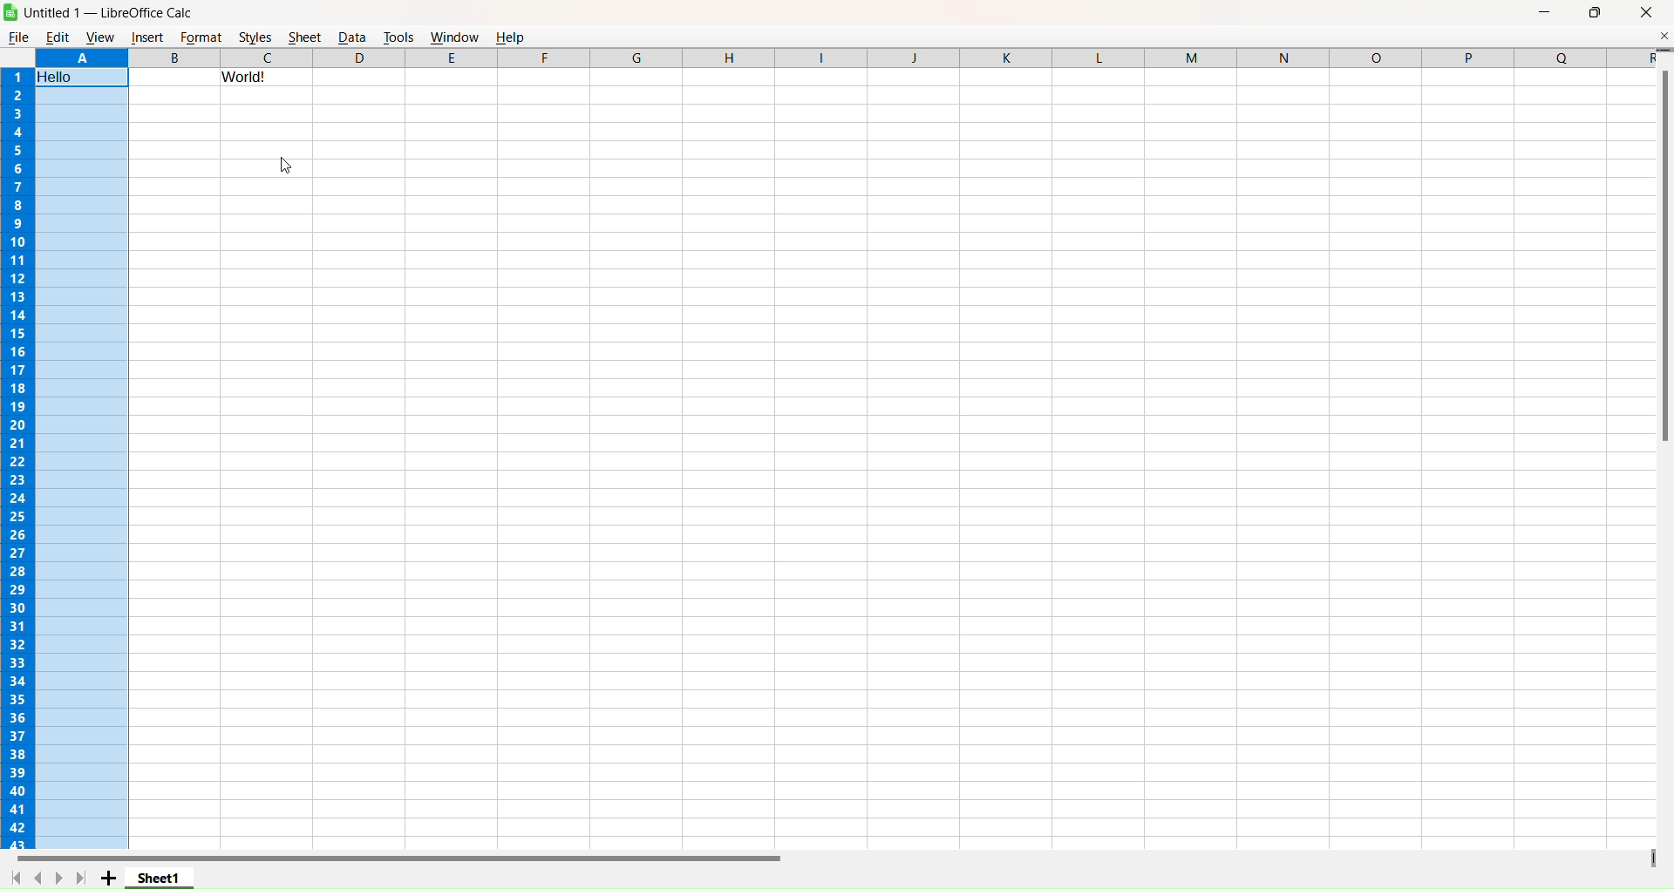 The width and height of the screenshot is (1674, 889). I want to click on Edit, so click(58, 37).